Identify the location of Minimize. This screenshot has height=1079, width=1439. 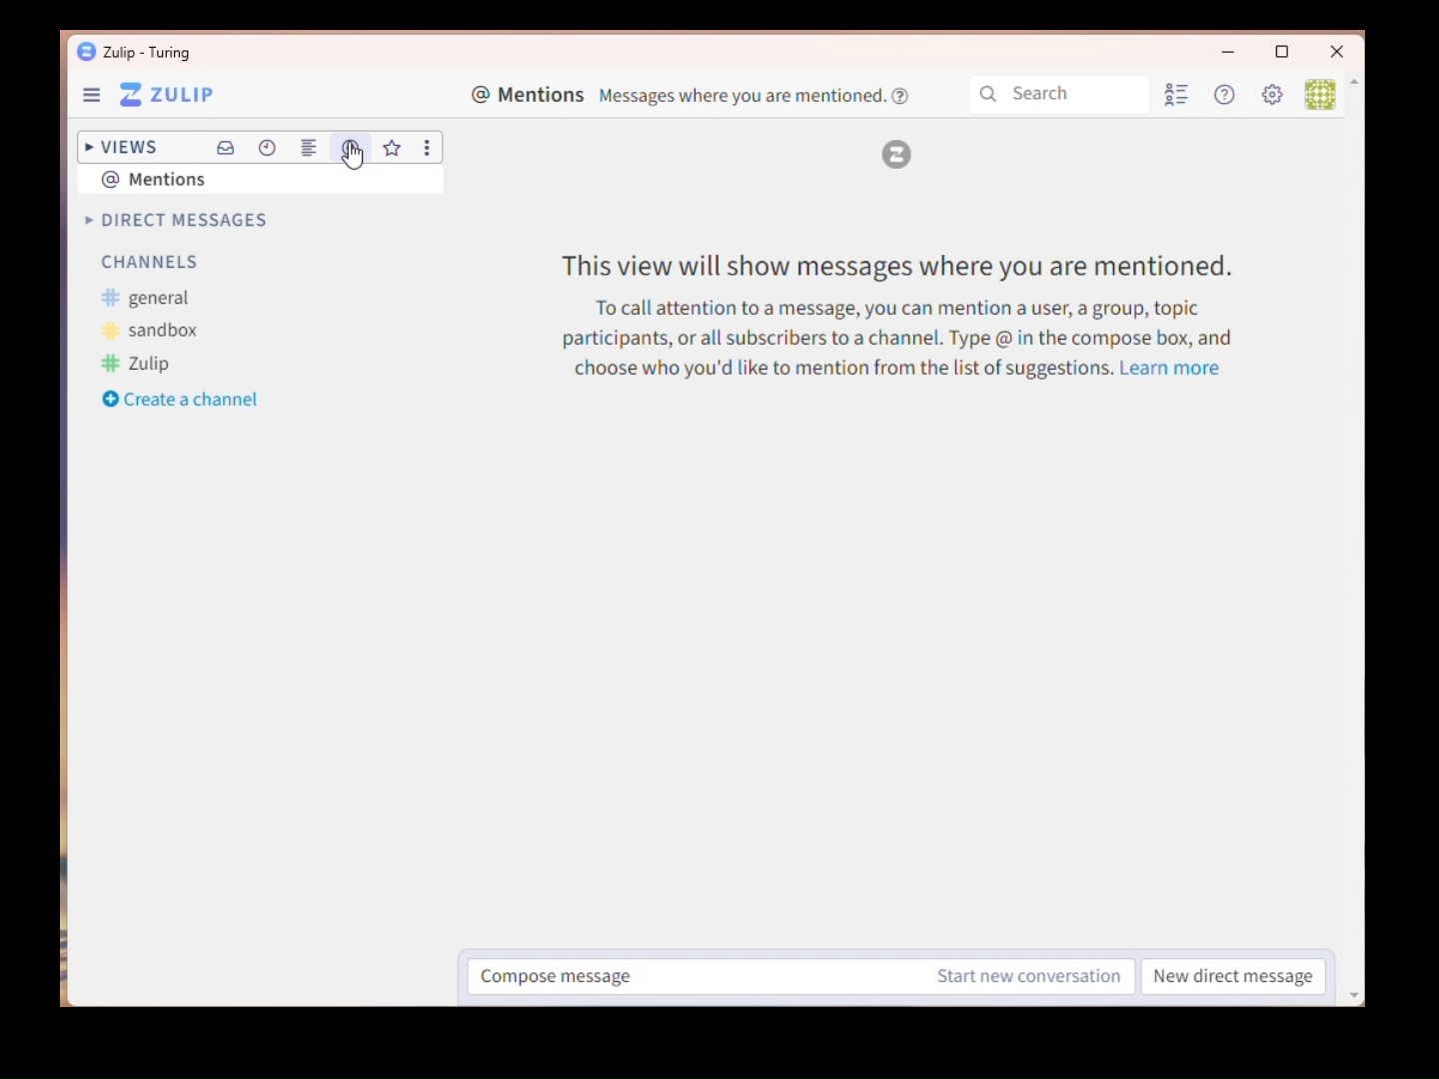
(1216, 55).